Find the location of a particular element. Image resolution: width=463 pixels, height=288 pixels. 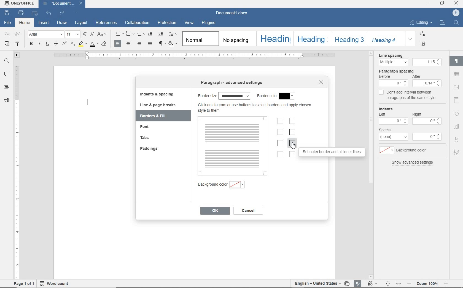

Find is located at coordinates (457, 24).